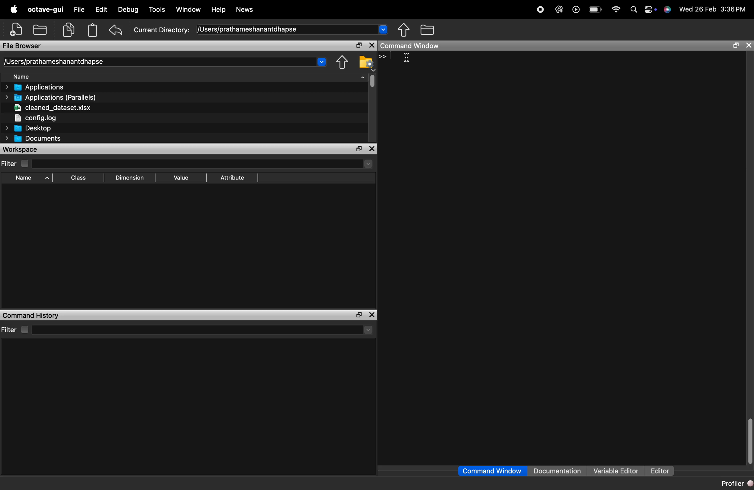  What do you see at coordinates (49, 97) in the screenshot?
I see `Applications (Parallels)` at bounding box center [49, 97].